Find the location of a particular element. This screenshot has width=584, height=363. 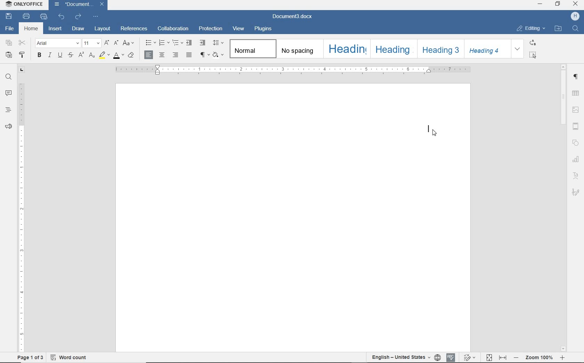

SHADING is located at coordinates (217, 54).